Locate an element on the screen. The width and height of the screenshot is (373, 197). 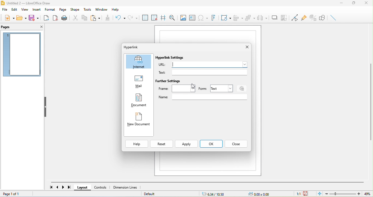
format is located at coordinates (51, 10).